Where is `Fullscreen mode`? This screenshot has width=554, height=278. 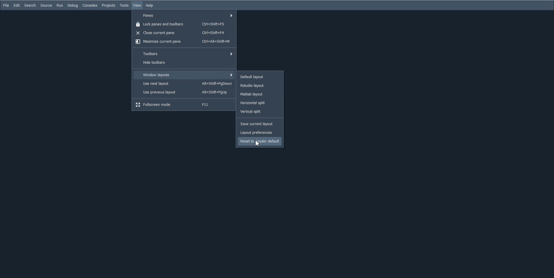 Fullscreen mode is located at coordinates (184, 105).